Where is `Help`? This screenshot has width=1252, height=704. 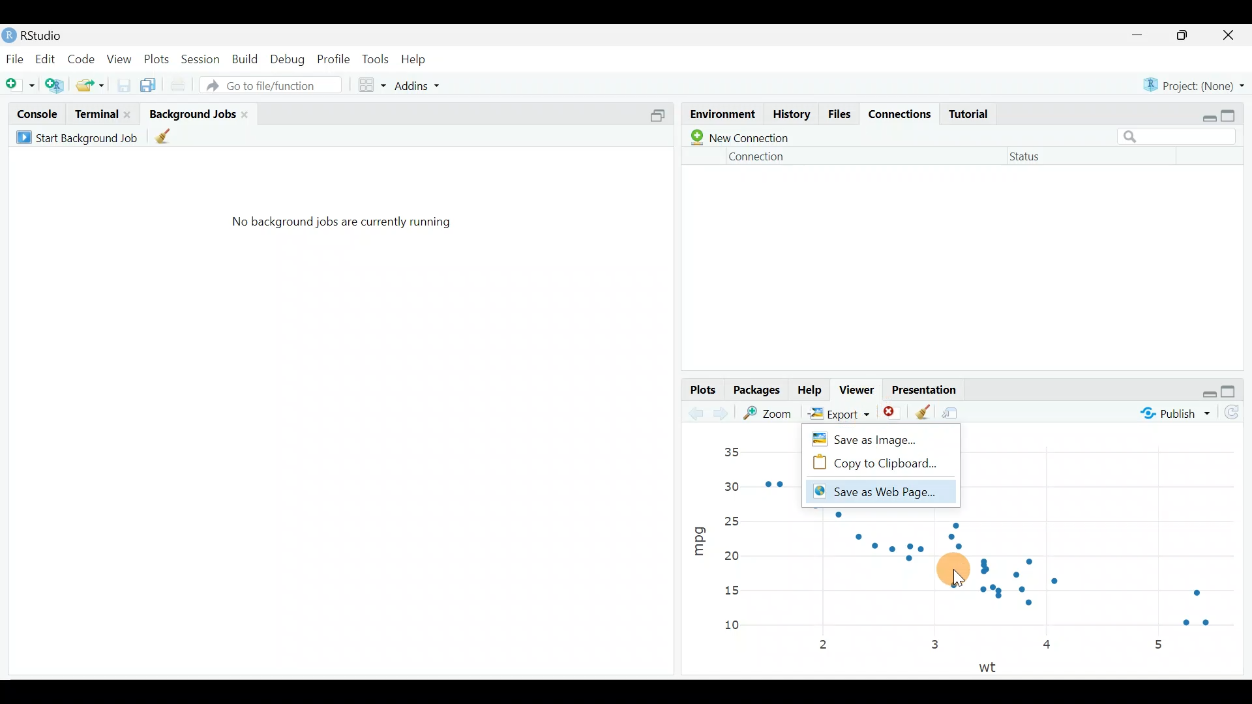
Help is located at coordinates (420, 58).